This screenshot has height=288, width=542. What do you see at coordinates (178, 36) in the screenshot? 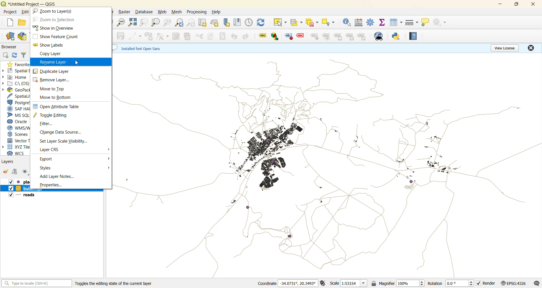
I see `modify` at bounding box center [178, 36].